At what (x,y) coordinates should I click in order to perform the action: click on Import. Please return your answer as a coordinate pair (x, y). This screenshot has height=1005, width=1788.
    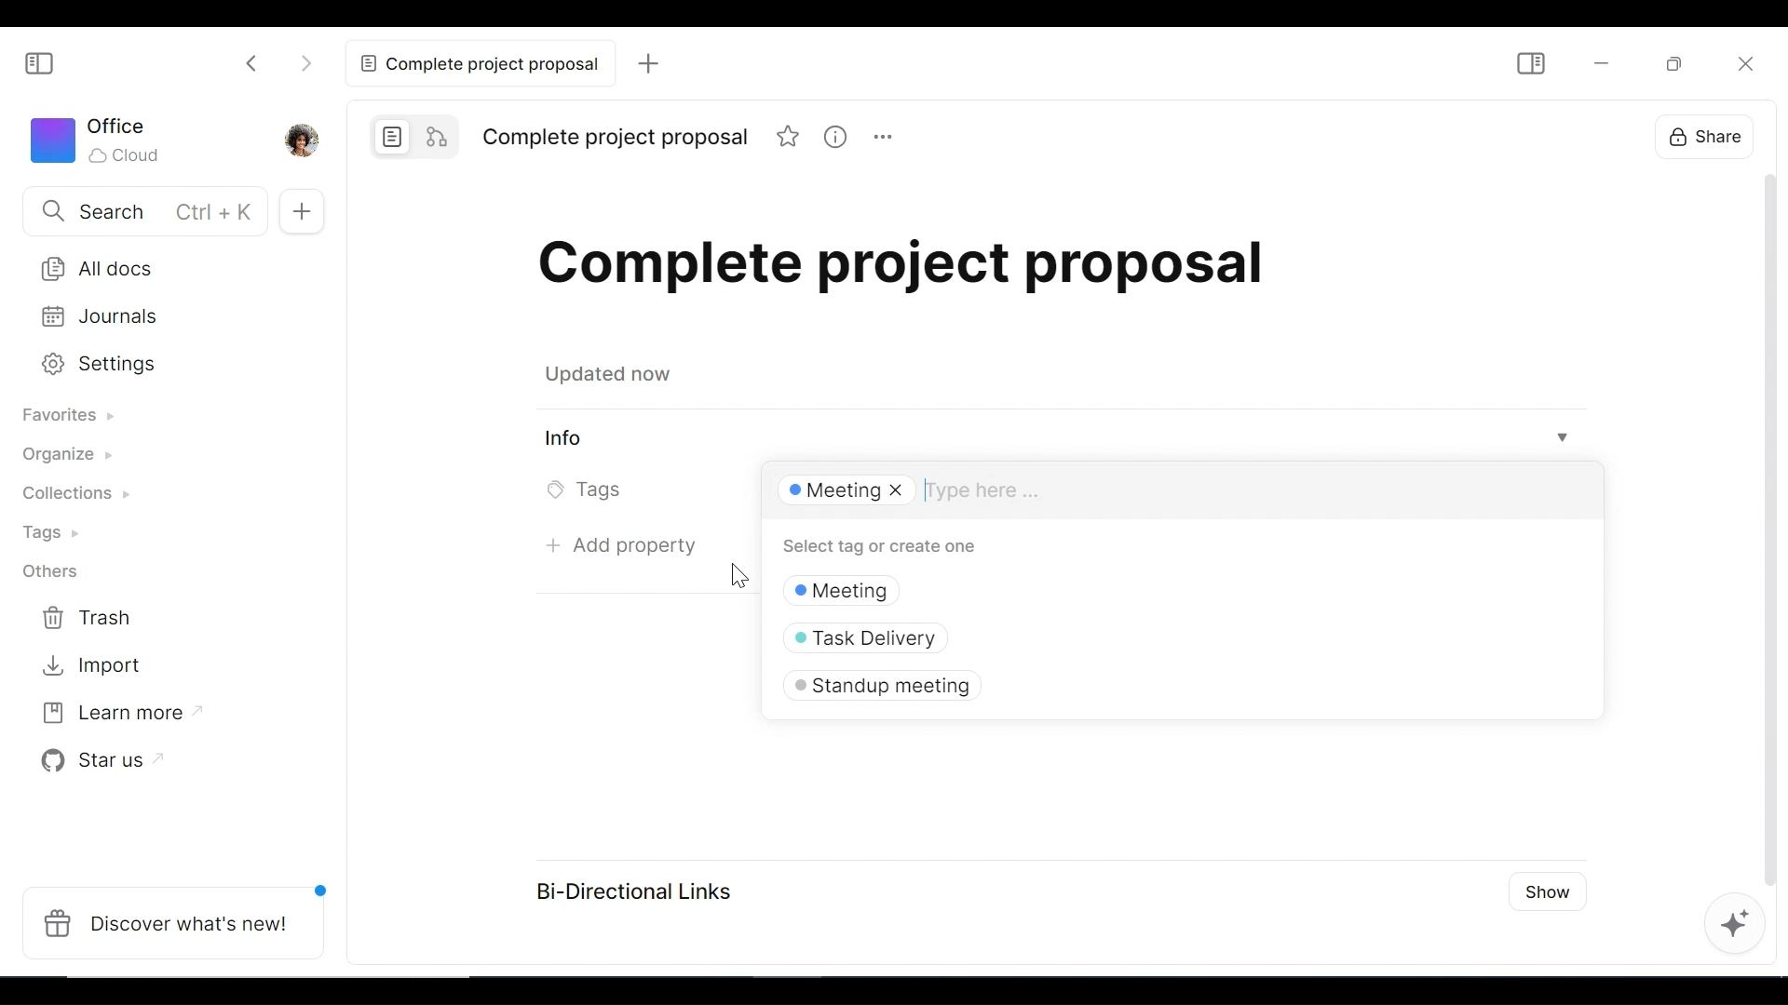
    Looking at the image, I should click on (88, 667).